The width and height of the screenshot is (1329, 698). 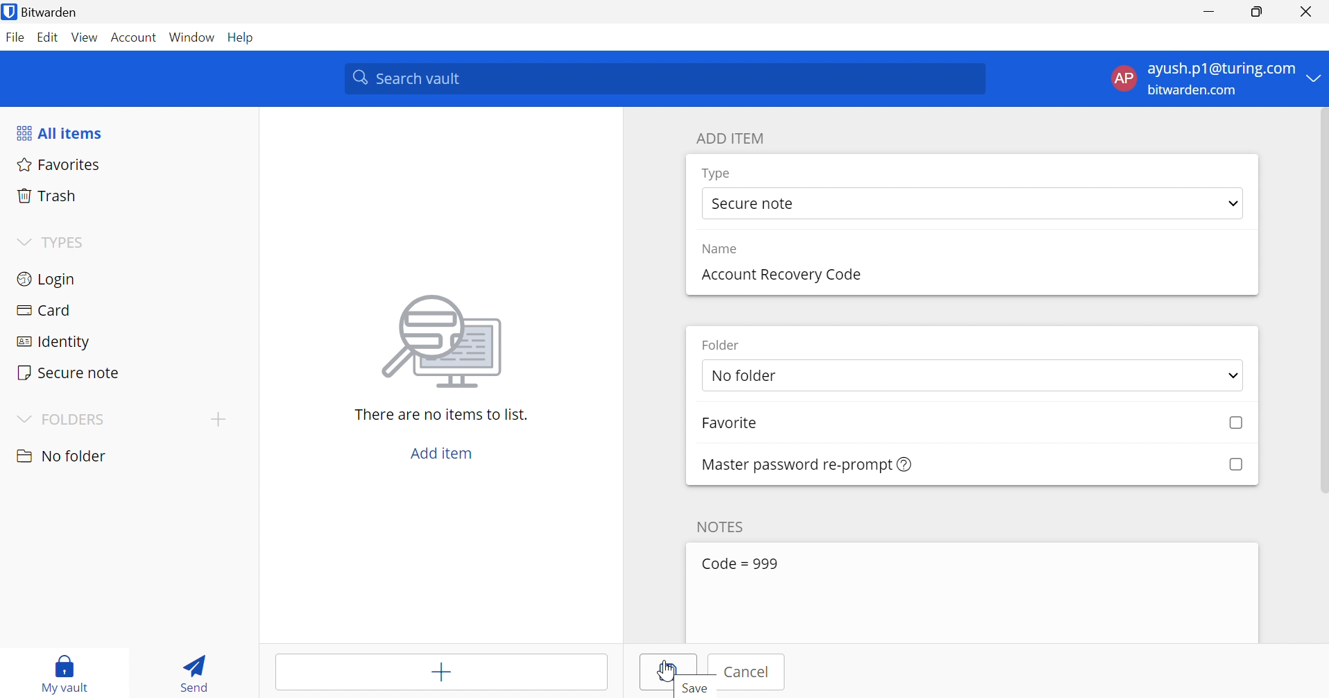 What do you see at coordinates (447, 341) in the screenshot?
I see `image` at bounding box center [447, 341].